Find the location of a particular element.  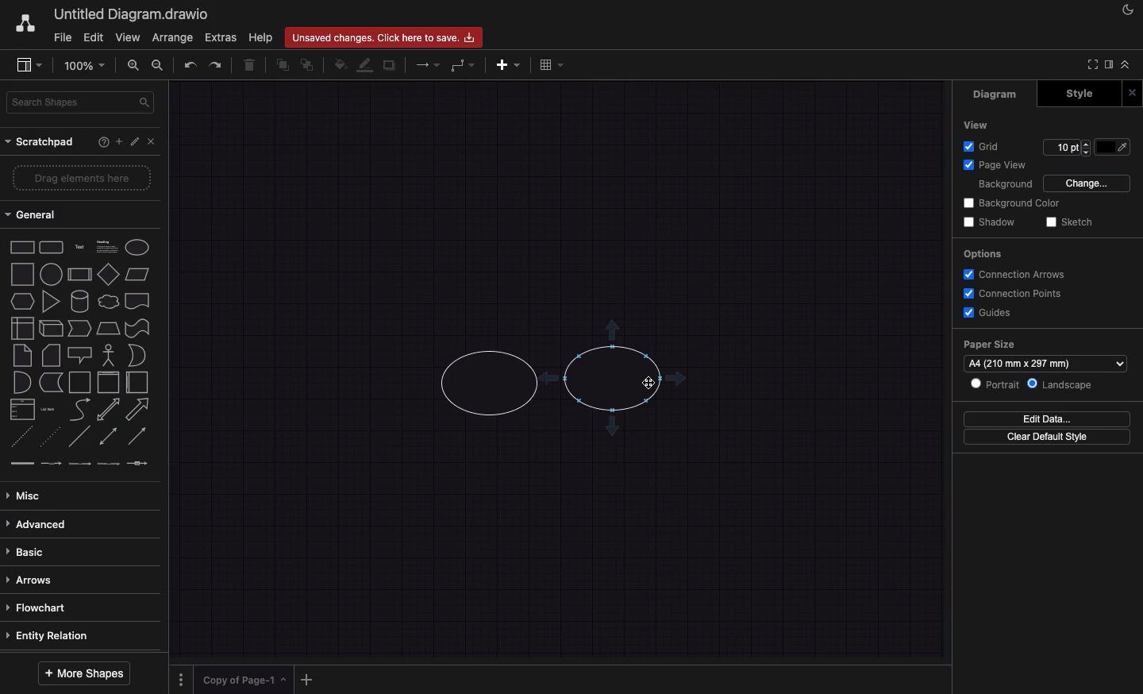

card is located at coordinates (51, 356).